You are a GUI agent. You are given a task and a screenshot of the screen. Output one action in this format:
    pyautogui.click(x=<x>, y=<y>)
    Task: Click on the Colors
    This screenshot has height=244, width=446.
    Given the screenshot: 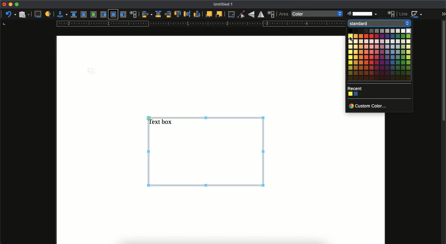 What is the action you would take?
    pyautogui.click(x=354, y=94)
    